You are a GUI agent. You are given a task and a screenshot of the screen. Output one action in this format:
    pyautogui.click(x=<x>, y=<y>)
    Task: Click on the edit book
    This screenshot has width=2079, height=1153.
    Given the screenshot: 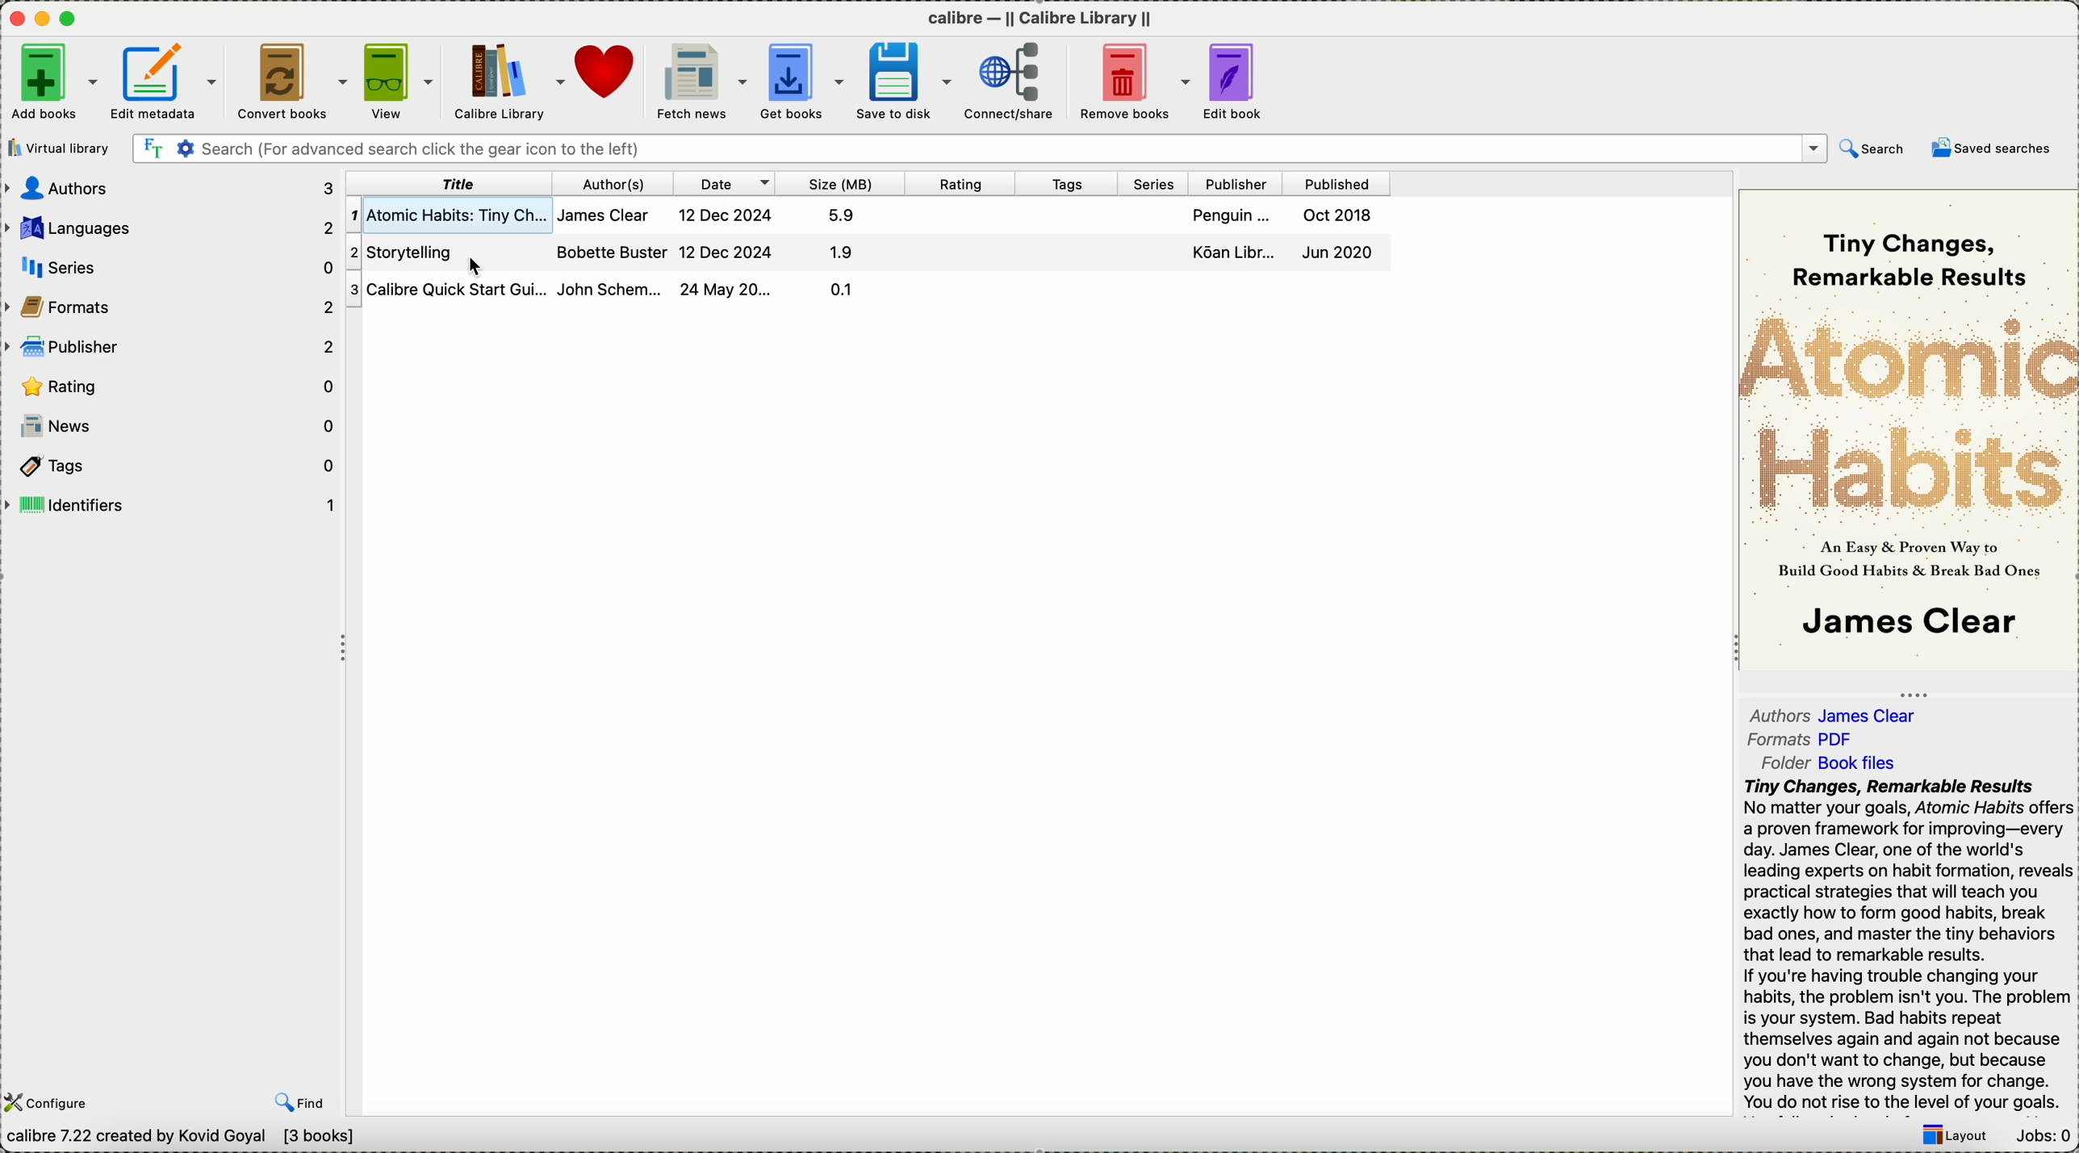 What is the action you would take?
    pyautogui.click(x=1236, y=83)
    